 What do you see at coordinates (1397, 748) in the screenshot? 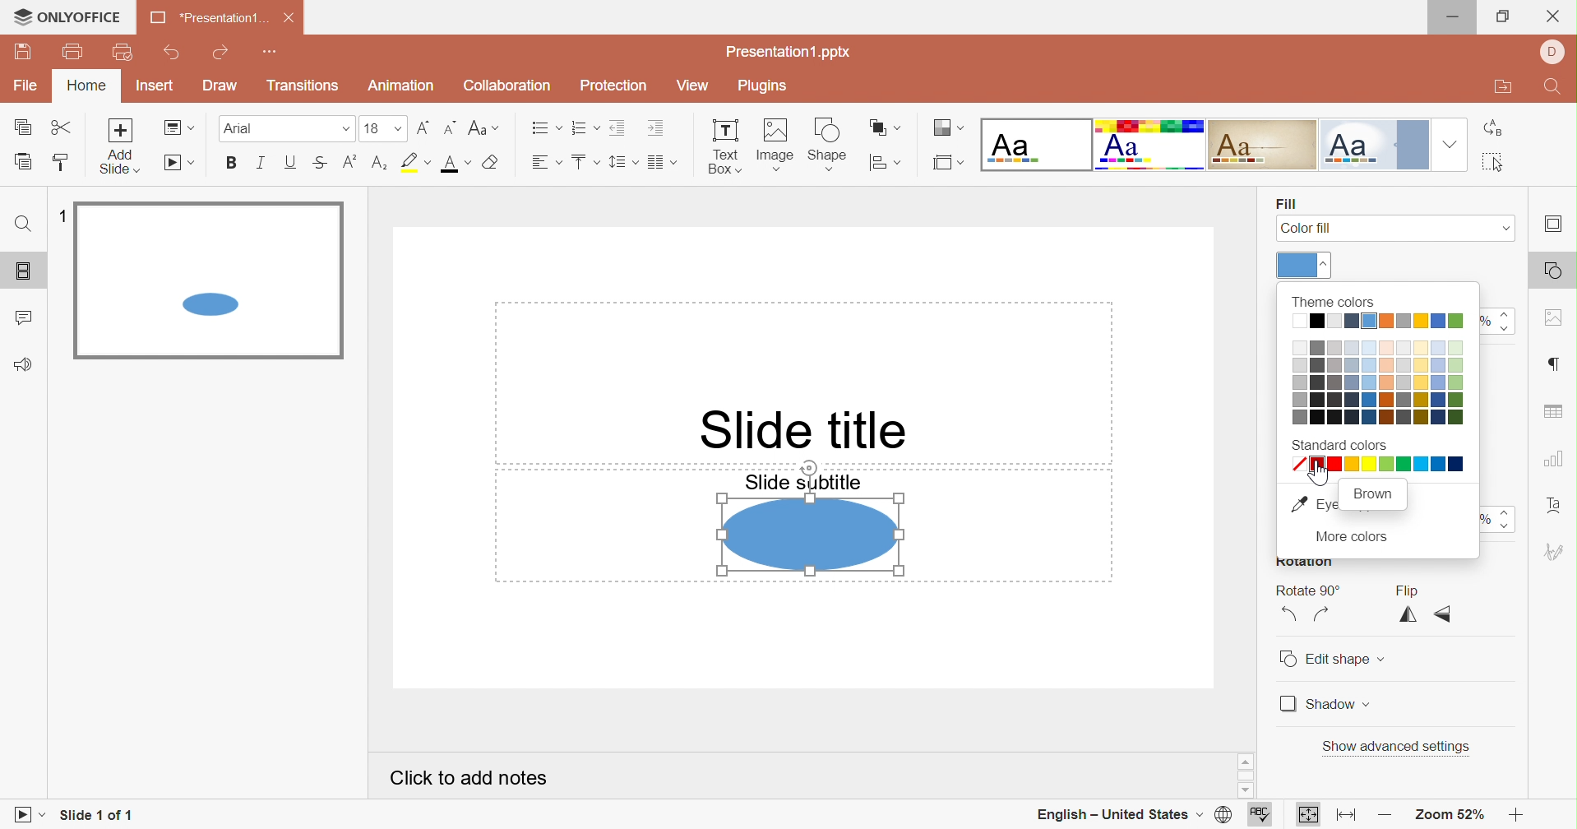
I see `Show advanced settings` at bounding box center [1397, 748].